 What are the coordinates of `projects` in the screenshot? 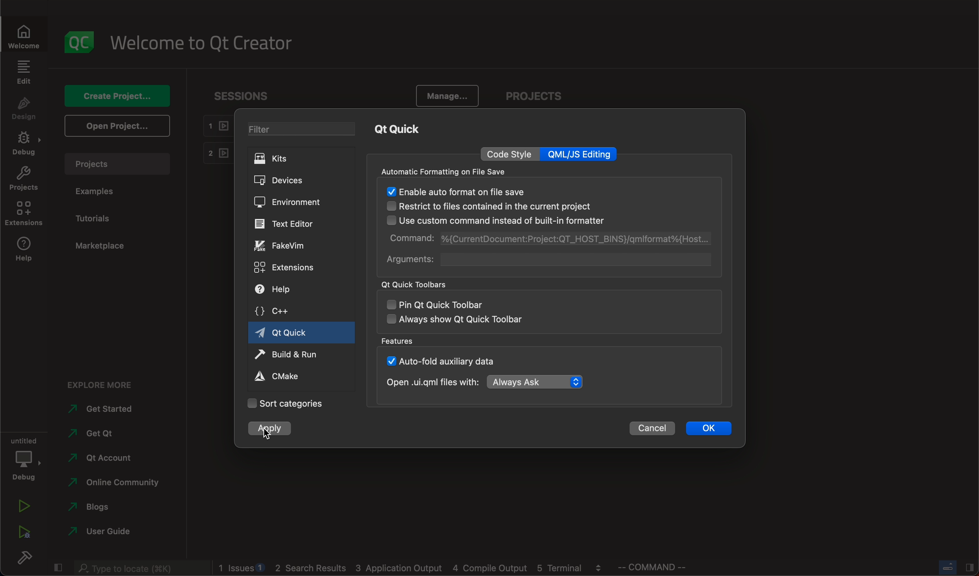 It's located at (531, 96).